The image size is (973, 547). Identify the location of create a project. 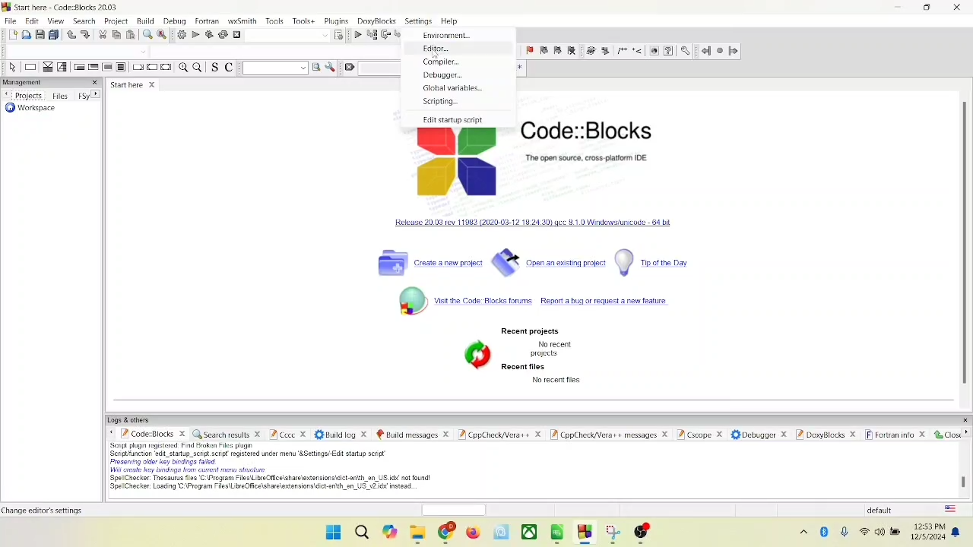
(428, 264).